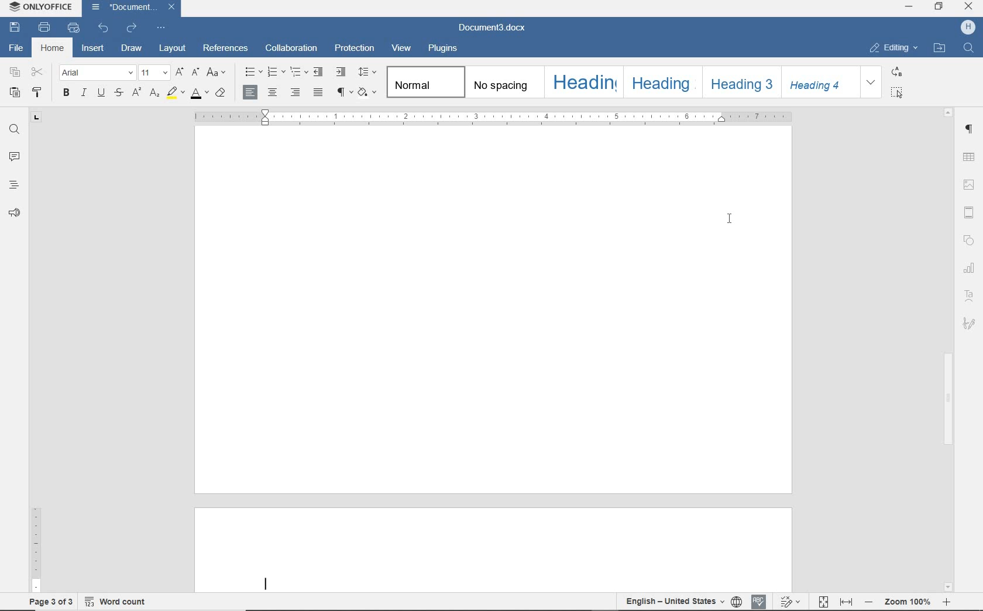 The image size is (983, 611). What do you see at coordinates (910, 8) in the screenshot?
I see `MINIMIZE` at bounding box center [910, 8].